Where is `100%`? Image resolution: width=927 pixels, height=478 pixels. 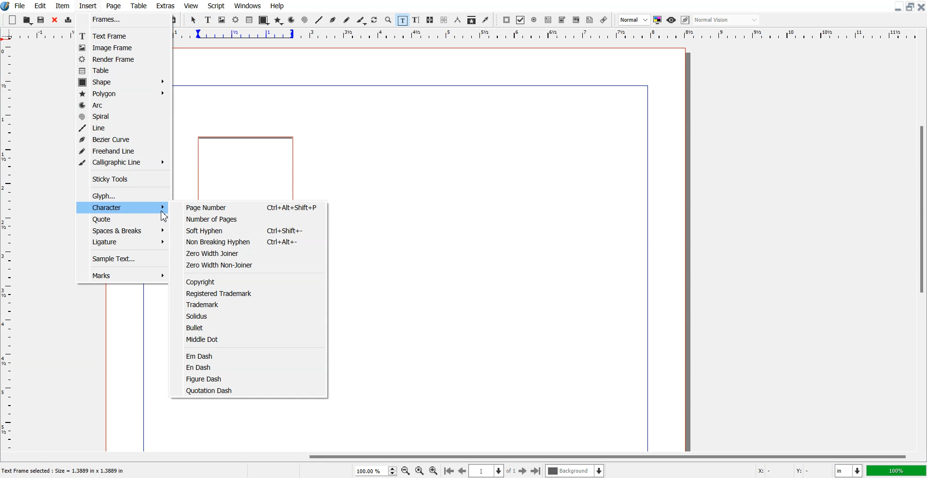 100% is located at coordinates (897, 470).